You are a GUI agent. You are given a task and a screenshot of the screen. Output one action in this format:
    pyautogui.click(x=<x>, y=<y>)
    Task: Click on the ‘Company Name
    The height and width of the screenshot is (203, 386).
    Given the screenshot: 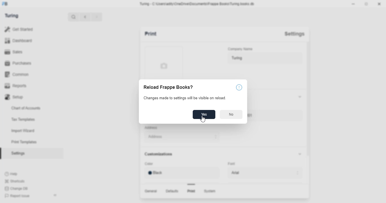 What is the action you would take?
    pyautogui.click(x=241, y=49)
    